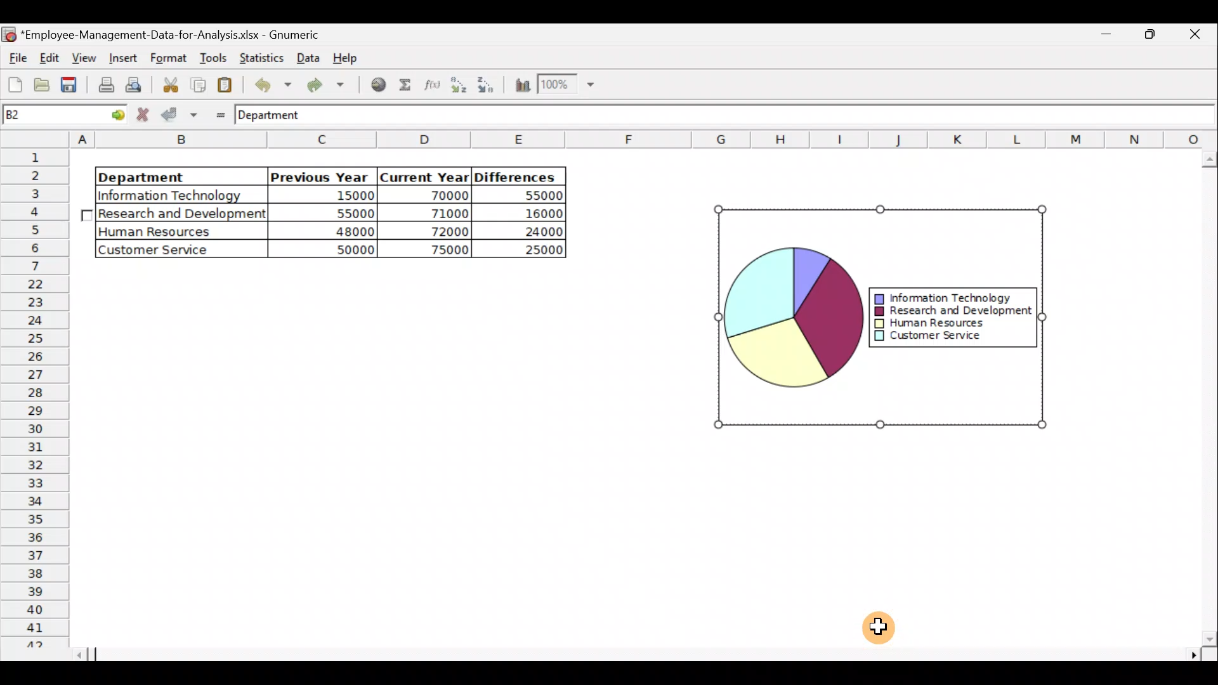  I want to click on 48000, so click(334, 232).